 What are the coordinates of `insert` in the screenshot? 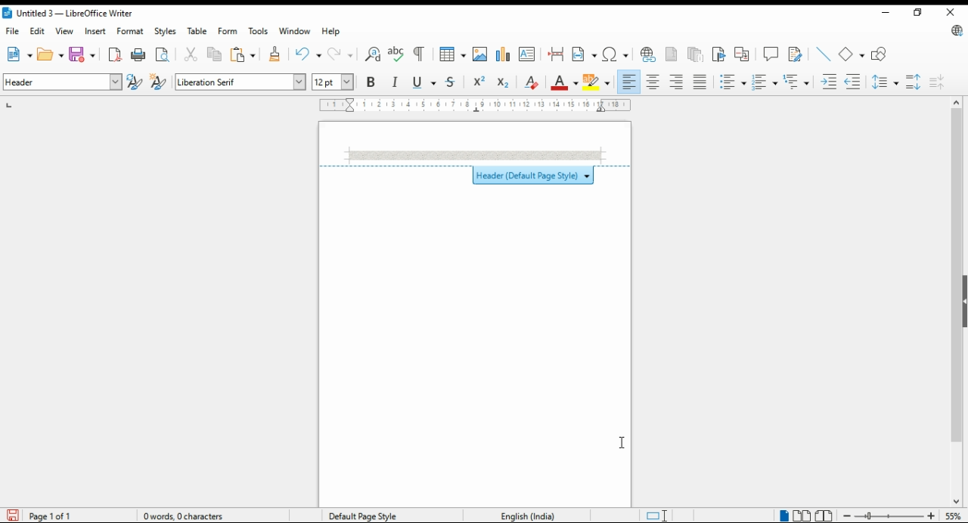 It's located at (95, 31).